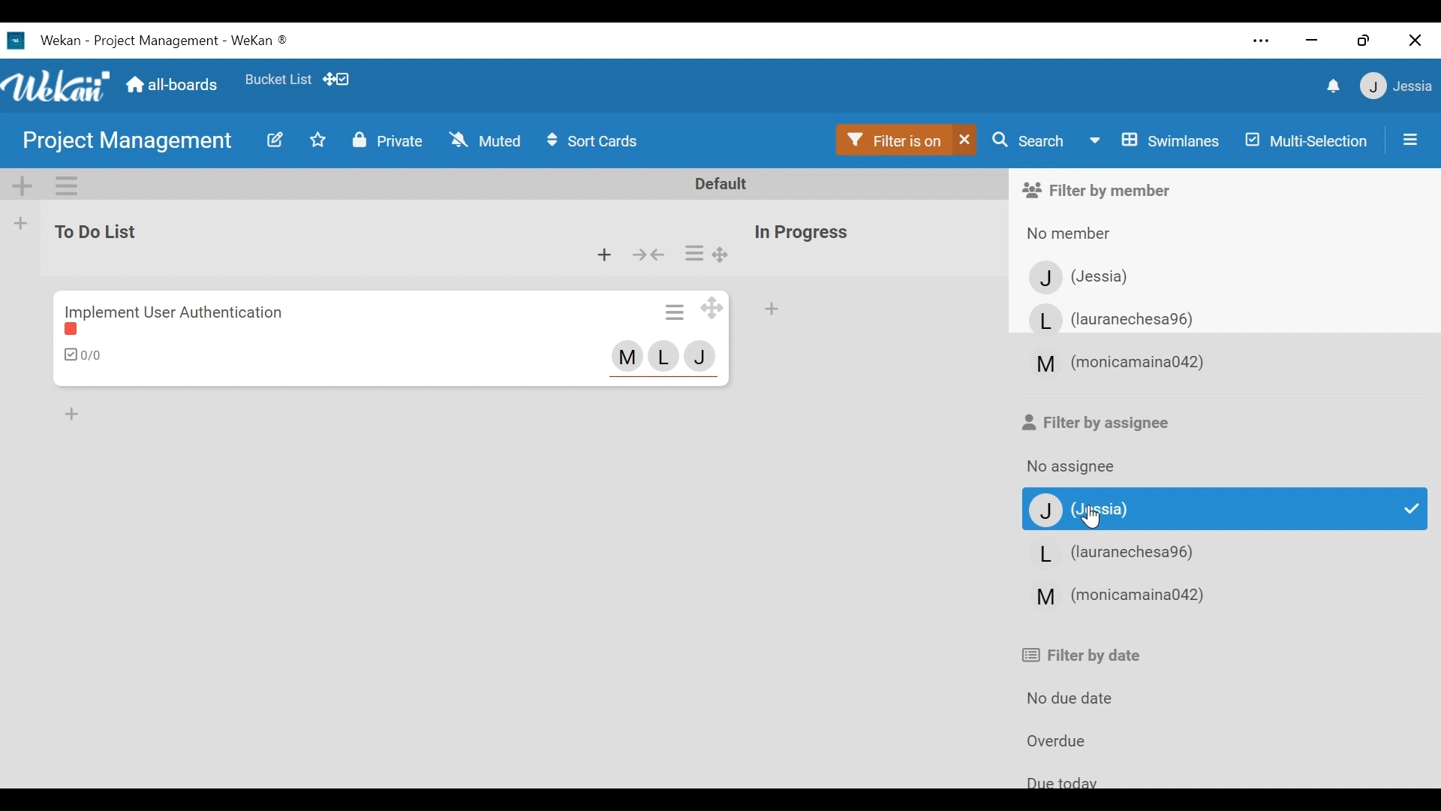 The image size is (1441, 811). What do you see at coordinates (71, 413) in the screenshot?
I see `Add card bottom of the list` at bounding box center [71, 413].